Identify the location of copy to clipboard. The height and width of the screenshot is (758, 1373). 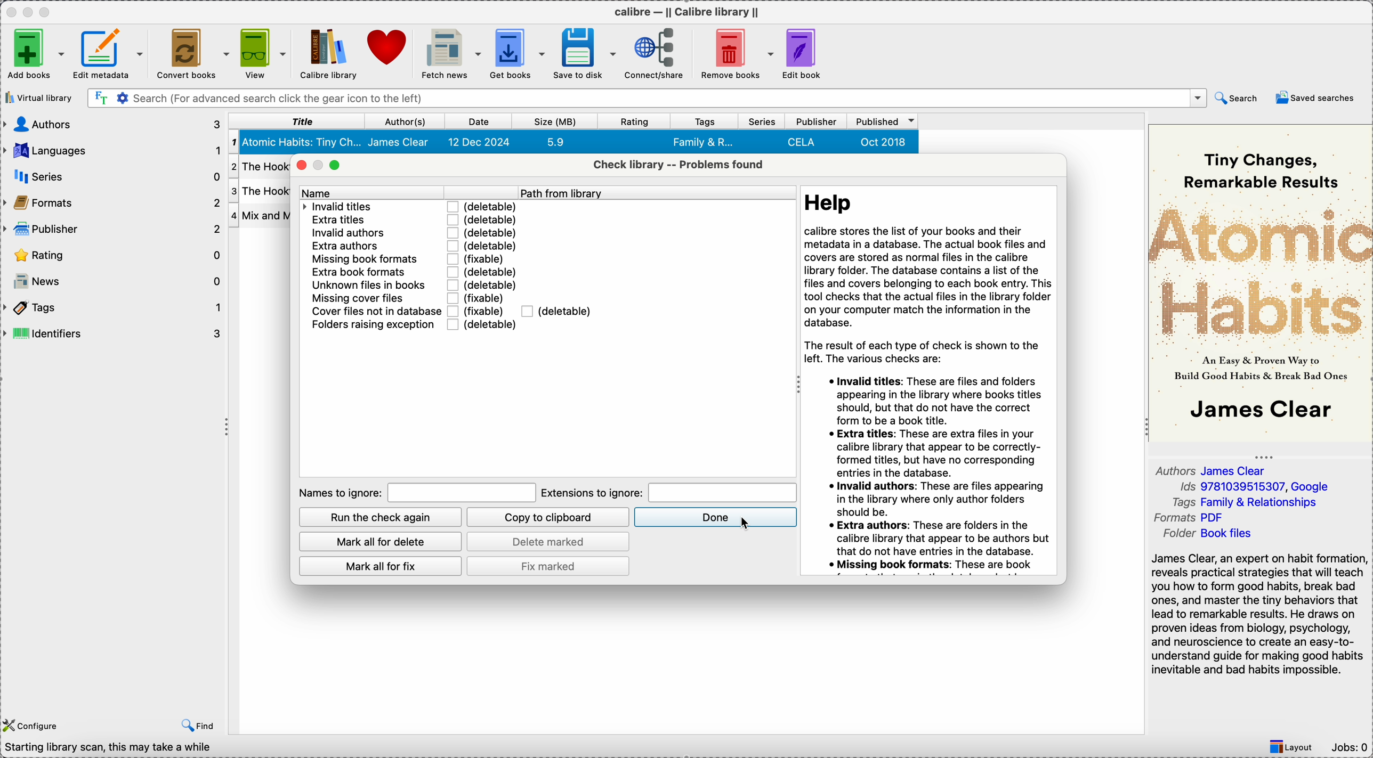
(548, 518).